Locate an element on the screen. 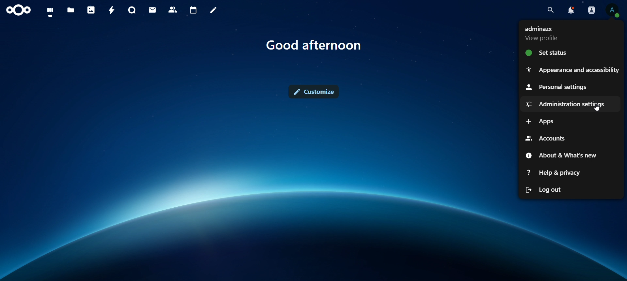 This screenshot has height=281, width=627. talk is located at coordinates (133, 10).